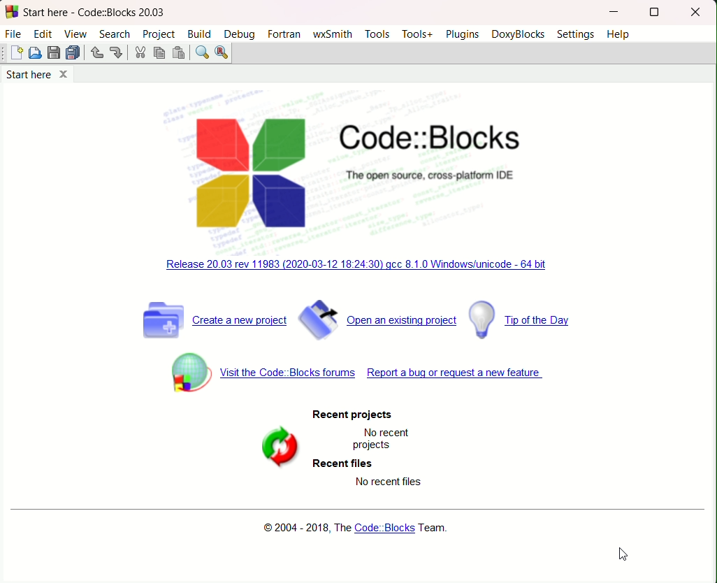 The image size is (717, 583). What do you see at coordinates (619, 34) in the screenshot?
I see `help` at bounding box center [619, 34].